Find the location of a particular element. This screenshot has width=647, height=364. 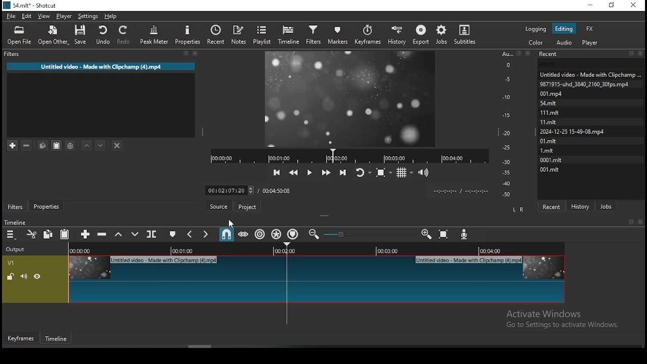

ripple all tracks is located at coordinates (277, 234).